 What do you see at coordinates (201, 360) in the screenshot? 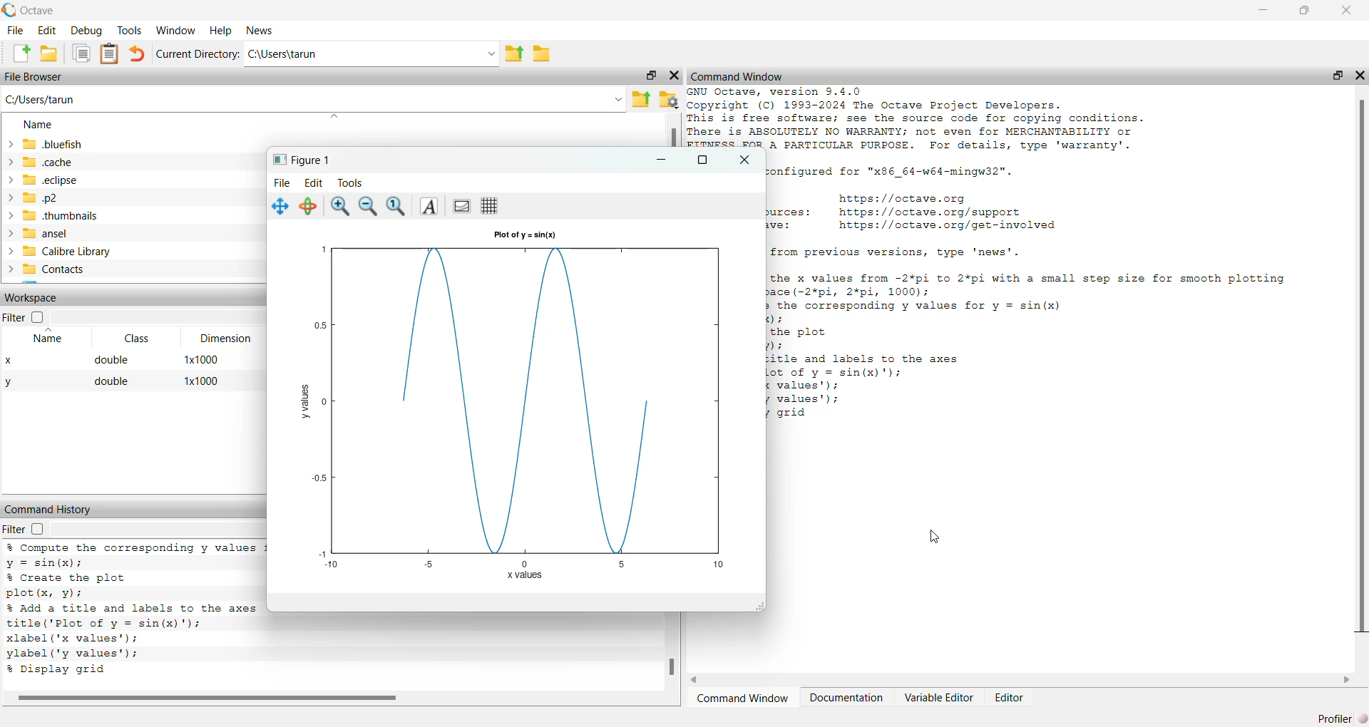
I see `1*1000` at bounding box center [201, 360].